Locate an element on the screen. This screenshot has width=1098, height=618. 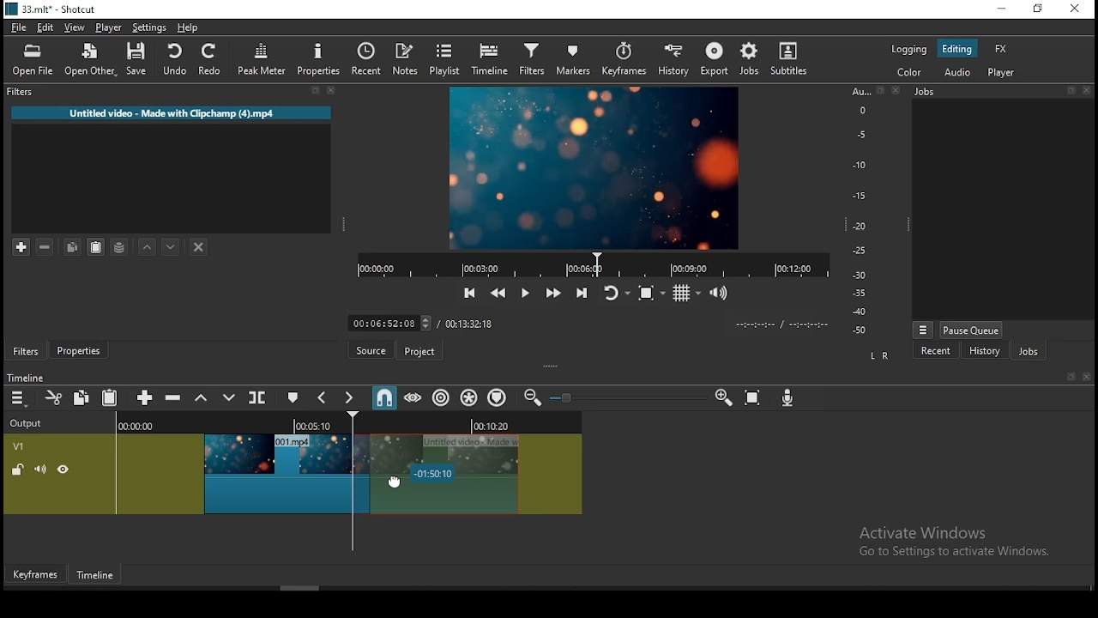
elapsed time is located at coordinates (390, 321).